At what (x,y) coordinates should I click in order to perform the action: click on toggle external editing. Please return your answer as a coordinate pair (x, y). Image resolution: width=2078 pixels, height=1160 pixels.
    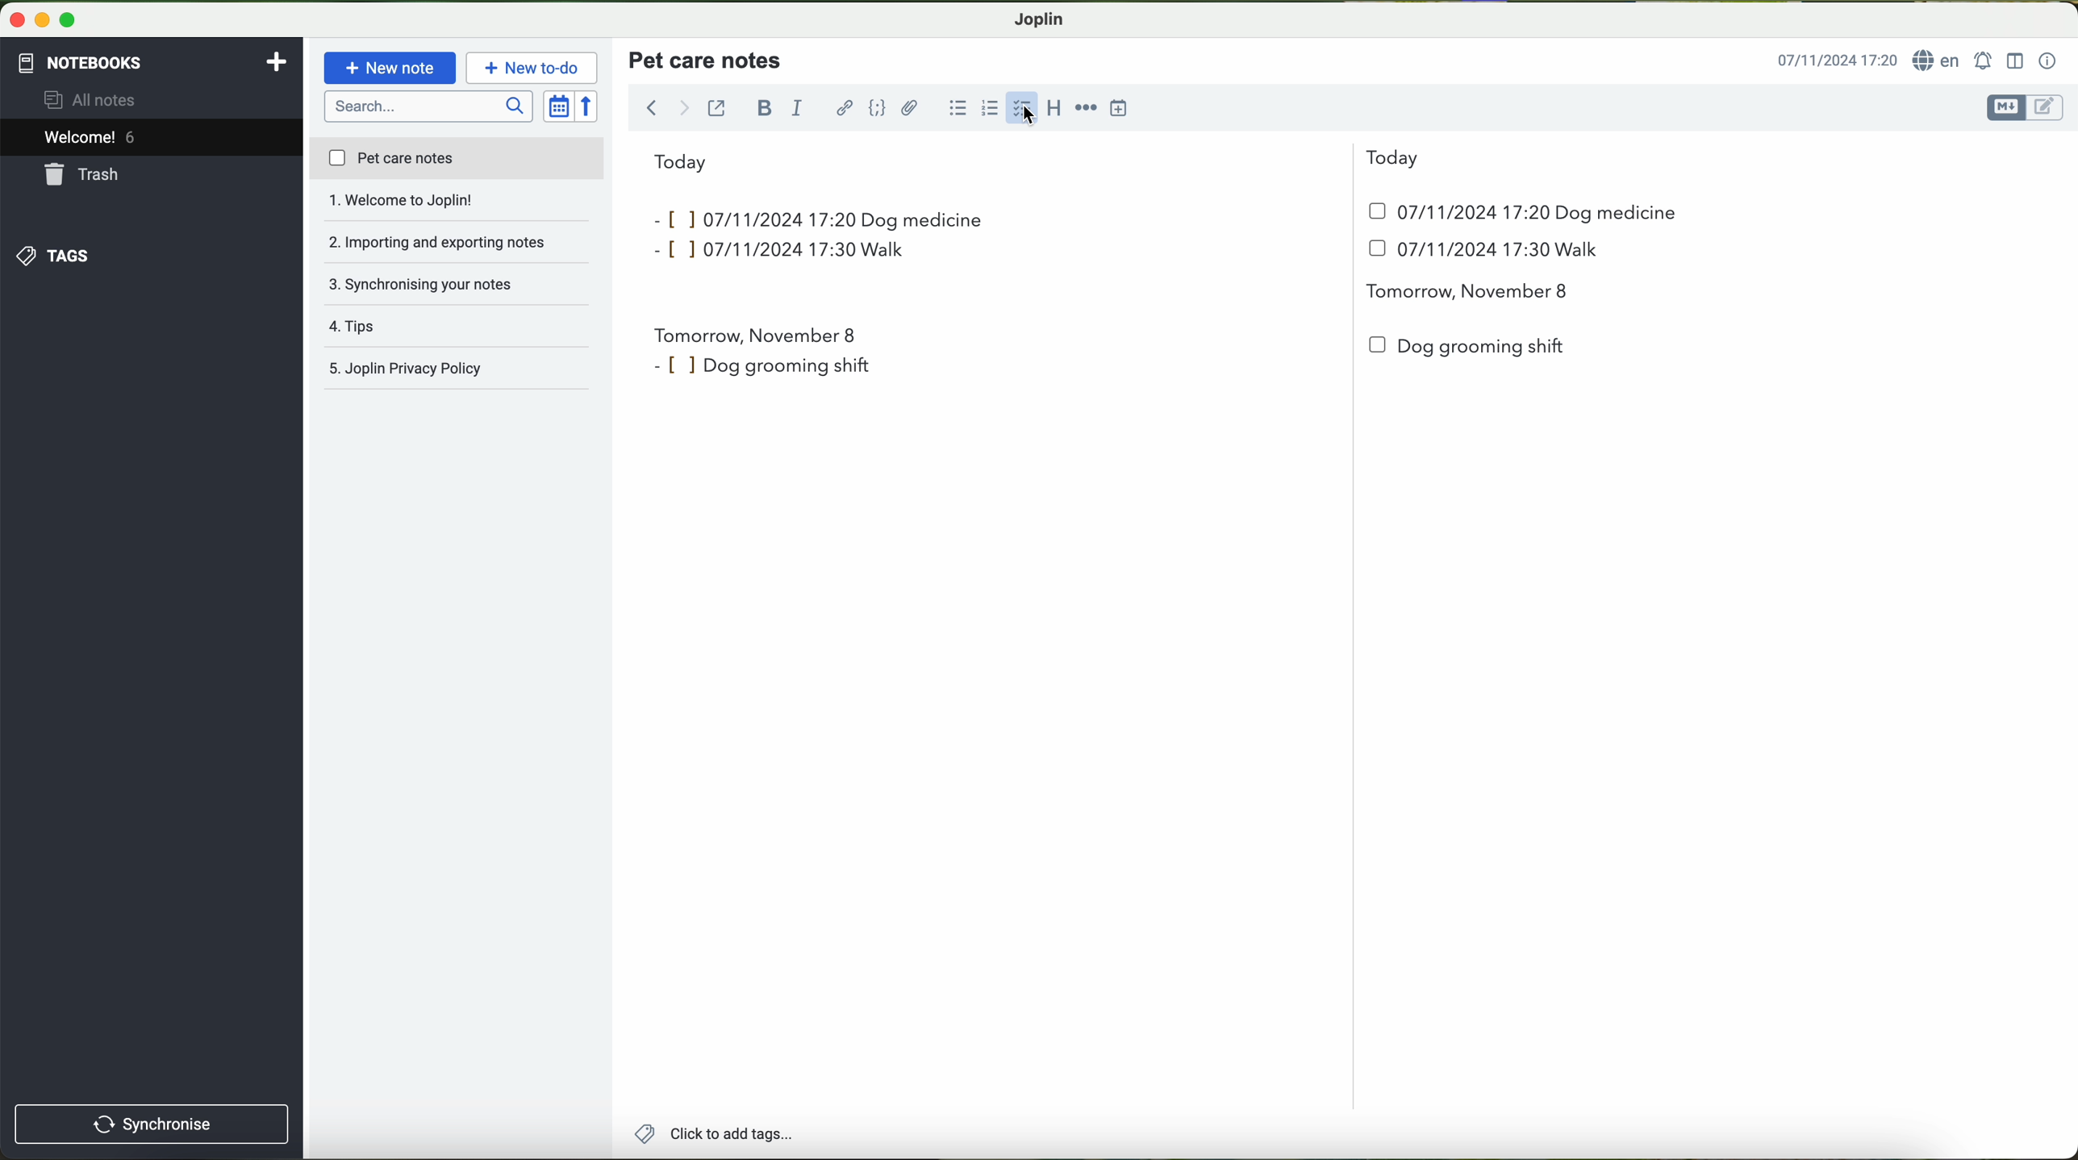
    Looking at the image, I should click on (716, 107).